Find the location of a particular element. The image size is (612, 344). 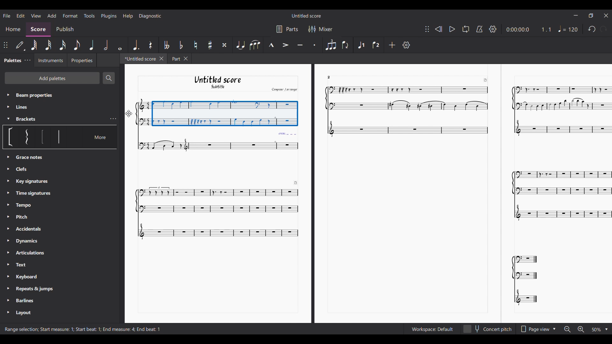

 is located at coordinates (220, 149).